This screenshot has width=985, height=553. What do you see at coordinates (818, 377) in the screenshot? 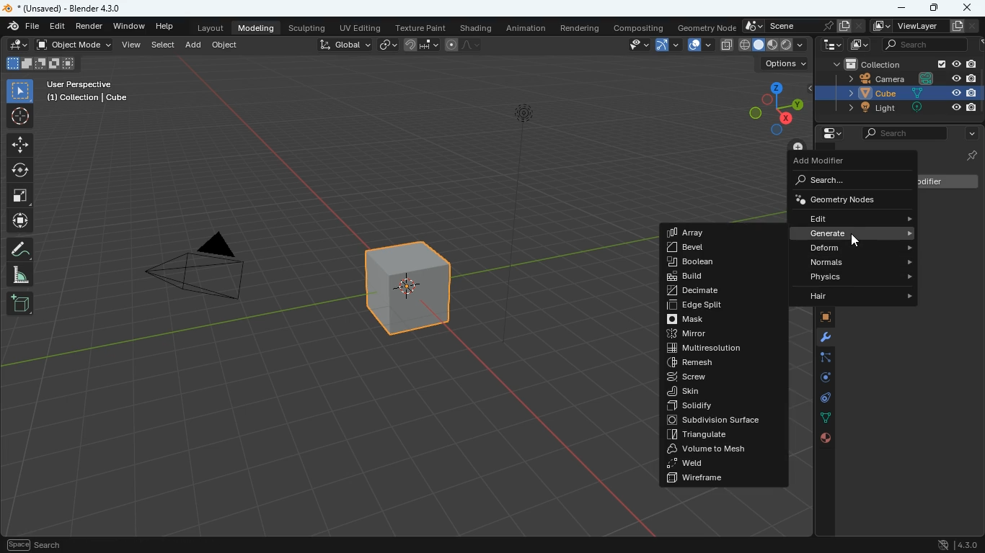
I see `rotate` at bounding box center [818, 377].